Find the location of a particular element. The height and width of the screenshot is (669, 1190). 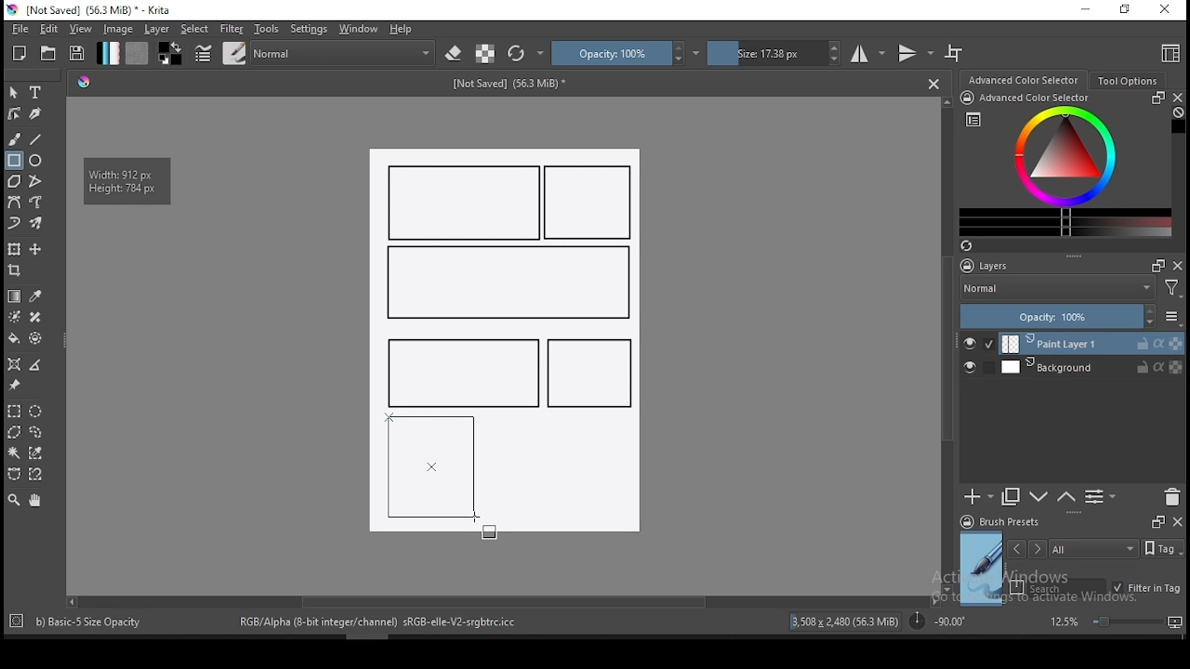

brushes is located at coordinates (234, 53).